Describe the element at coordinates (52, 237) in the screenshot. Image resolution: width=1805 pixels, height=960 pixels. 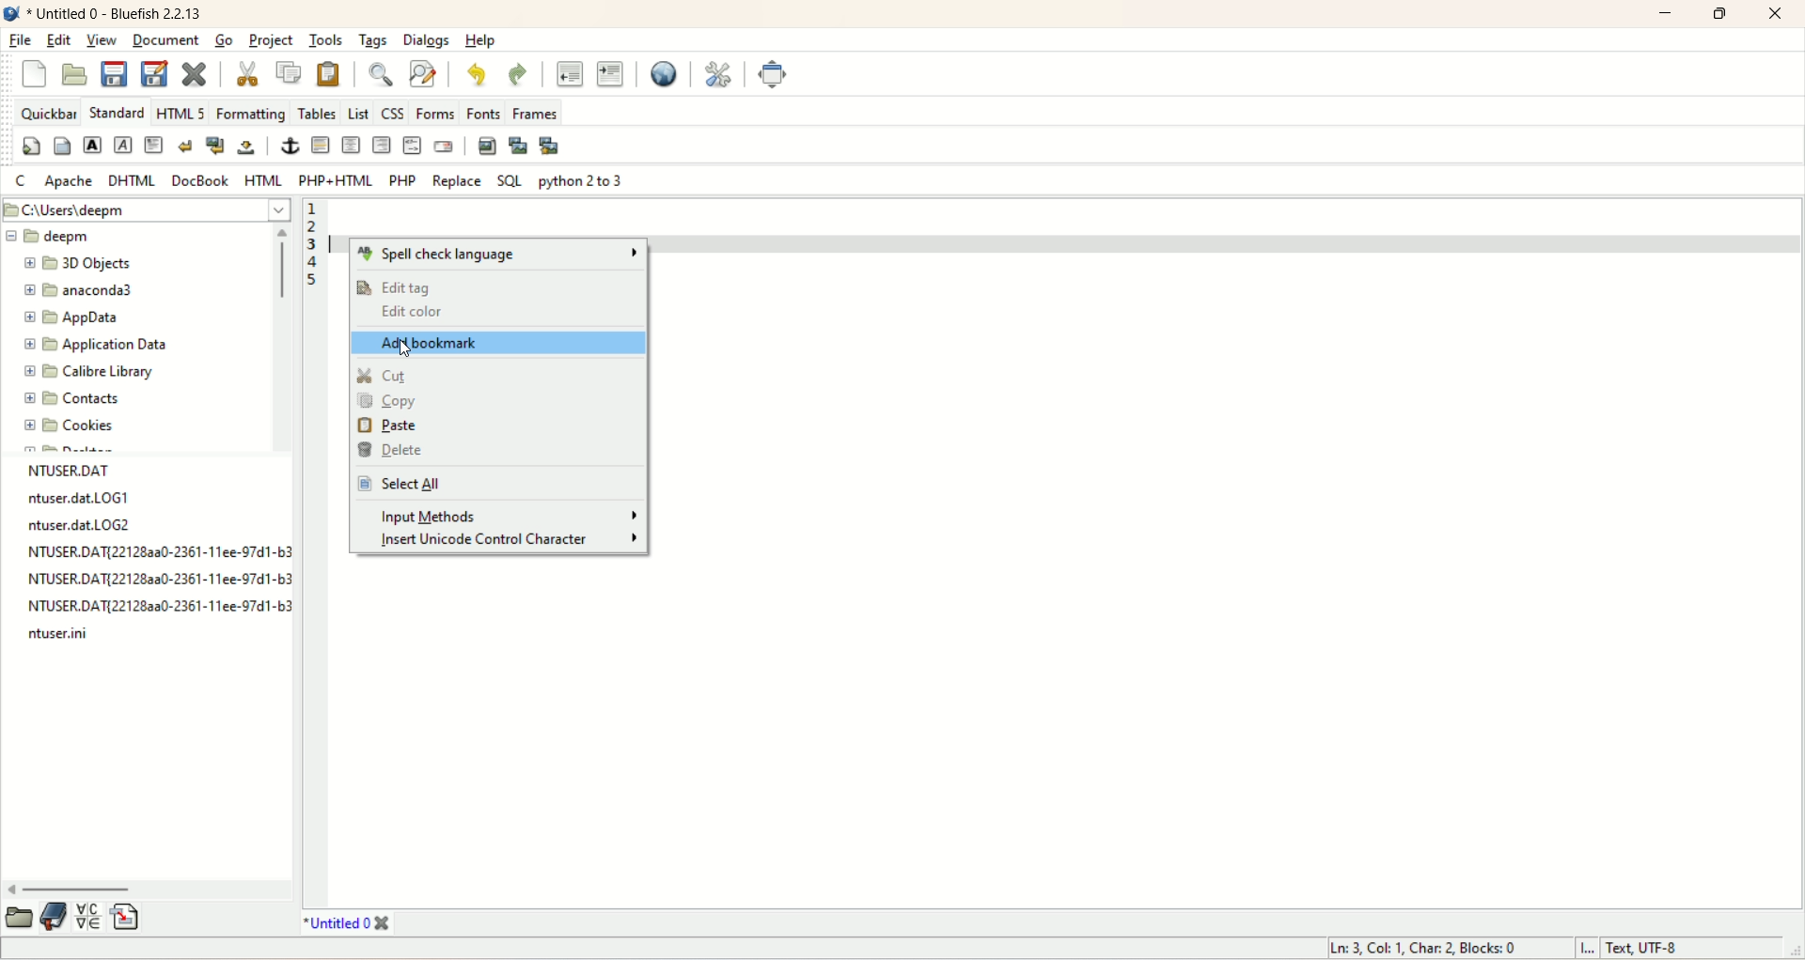
I see `deepm` at that location.